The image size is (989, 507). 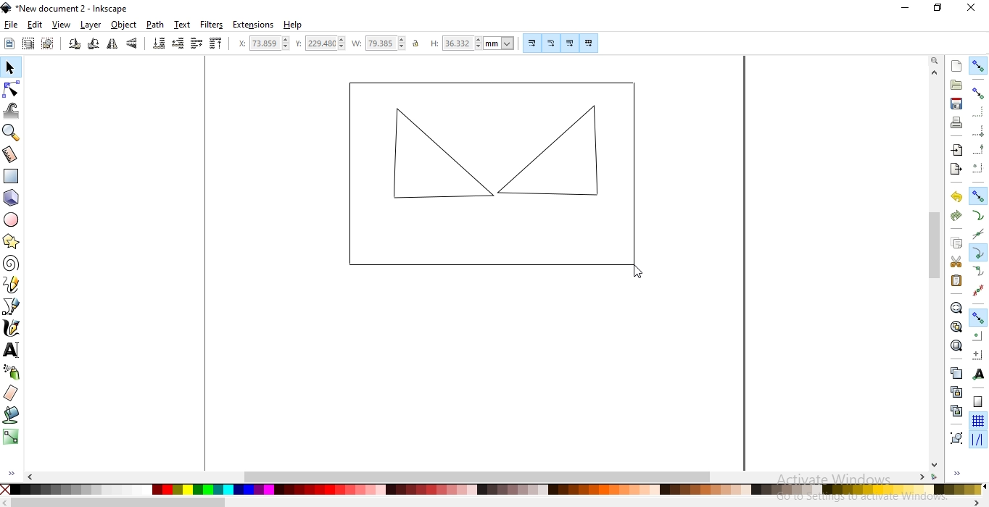 I want to click on width of selection, so click(x=381, y=43).